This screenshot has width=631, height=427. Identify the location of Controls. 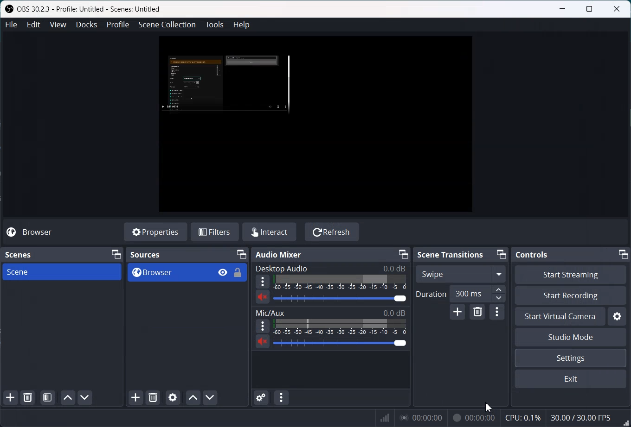
(532, 254).